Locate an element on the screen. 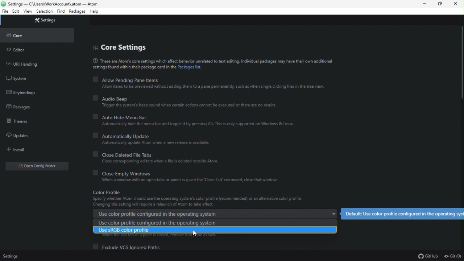 The width and height of the screenshot is (464, 261). tab info is located at coordinates (157, 237).